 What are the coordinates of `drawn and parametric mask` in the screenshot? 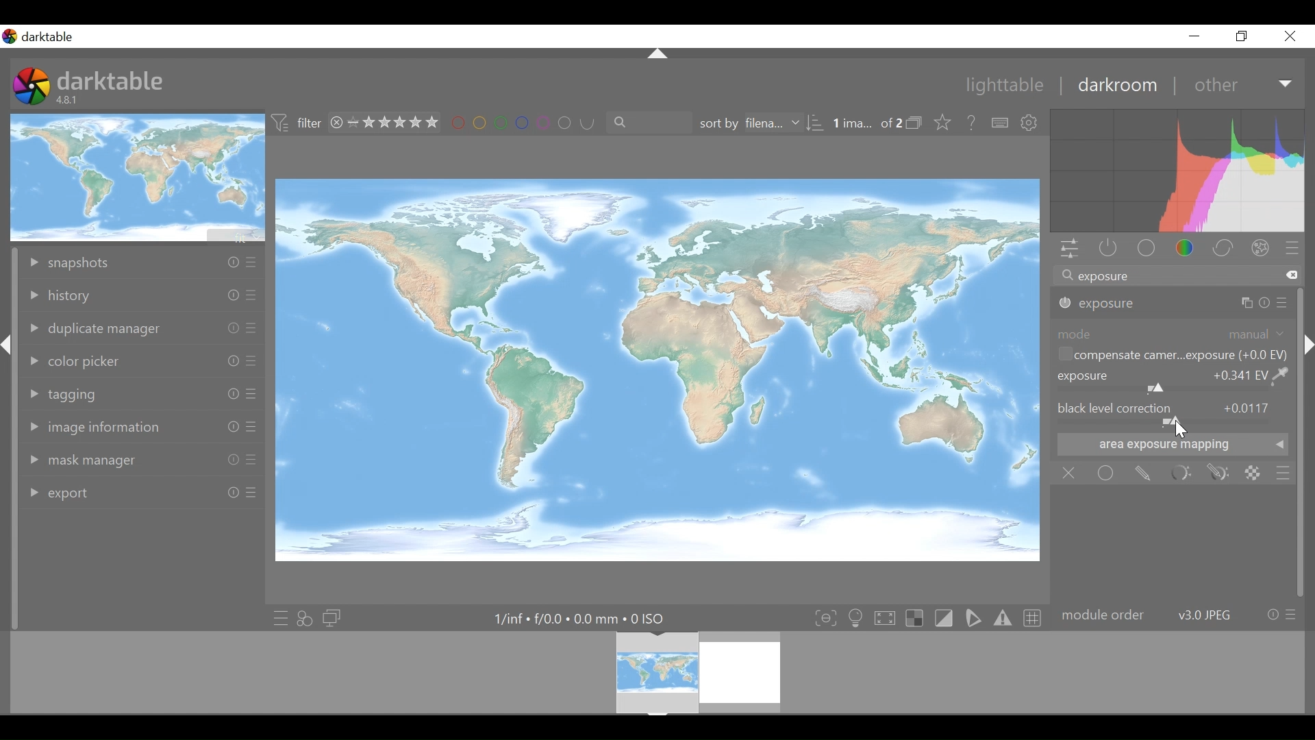 It's located at (1221, 473).